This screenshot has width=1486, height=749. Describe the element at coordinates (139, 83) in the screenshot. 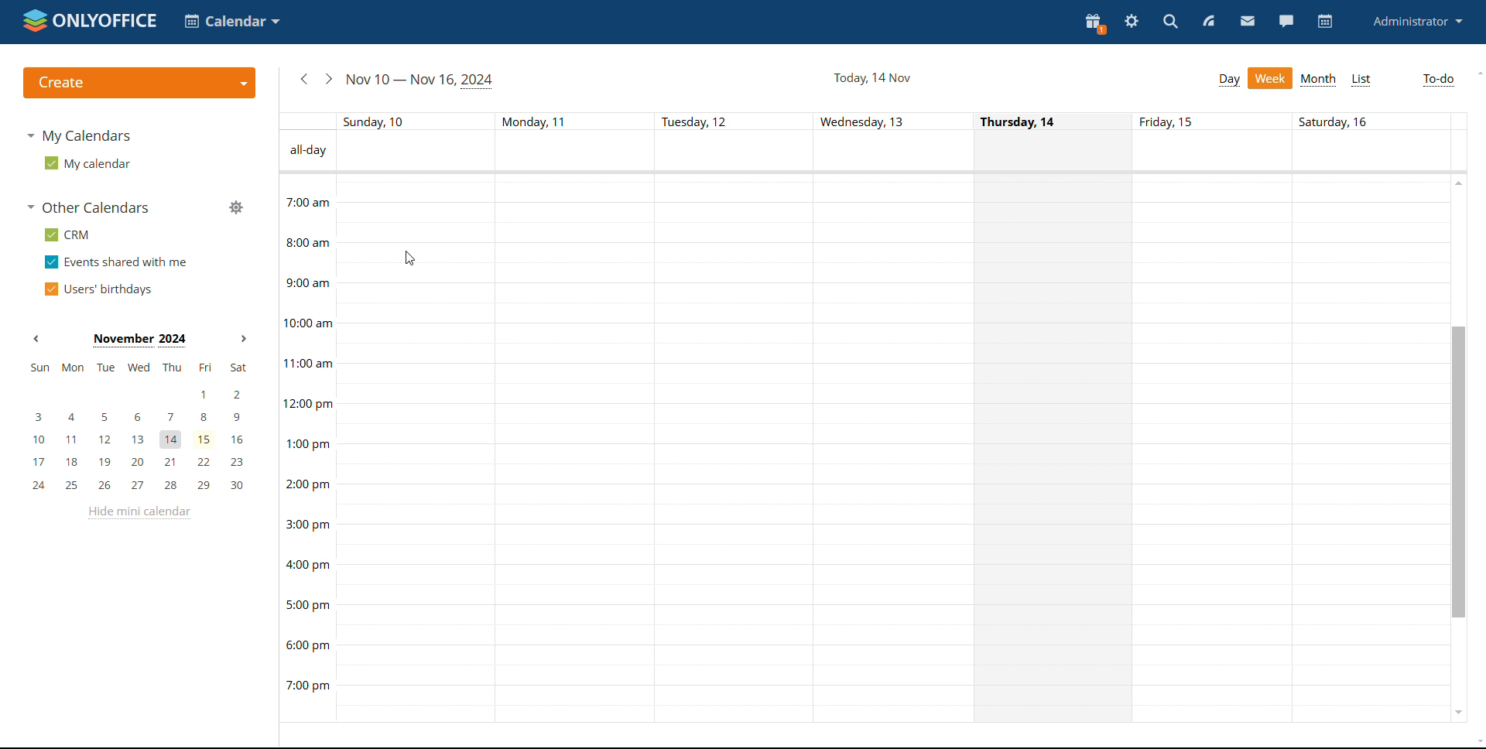

I see `create` at that location.